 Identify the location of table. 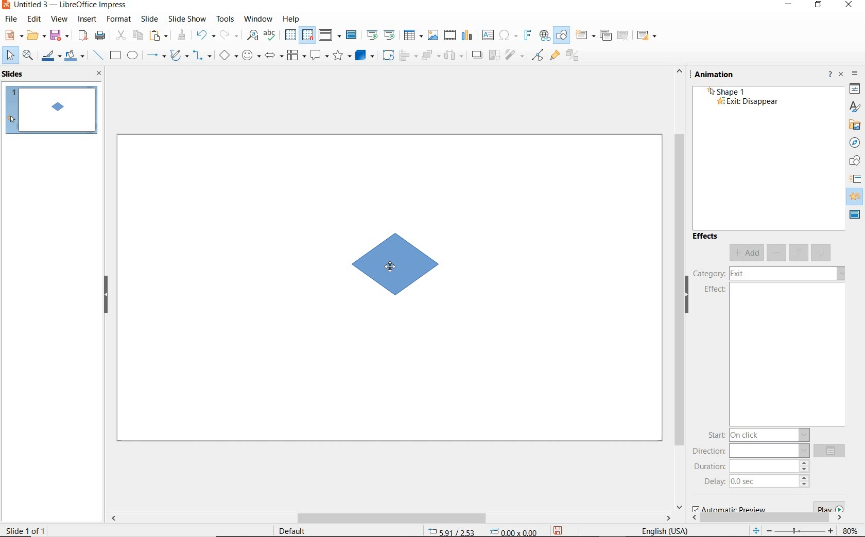
(414, 35).